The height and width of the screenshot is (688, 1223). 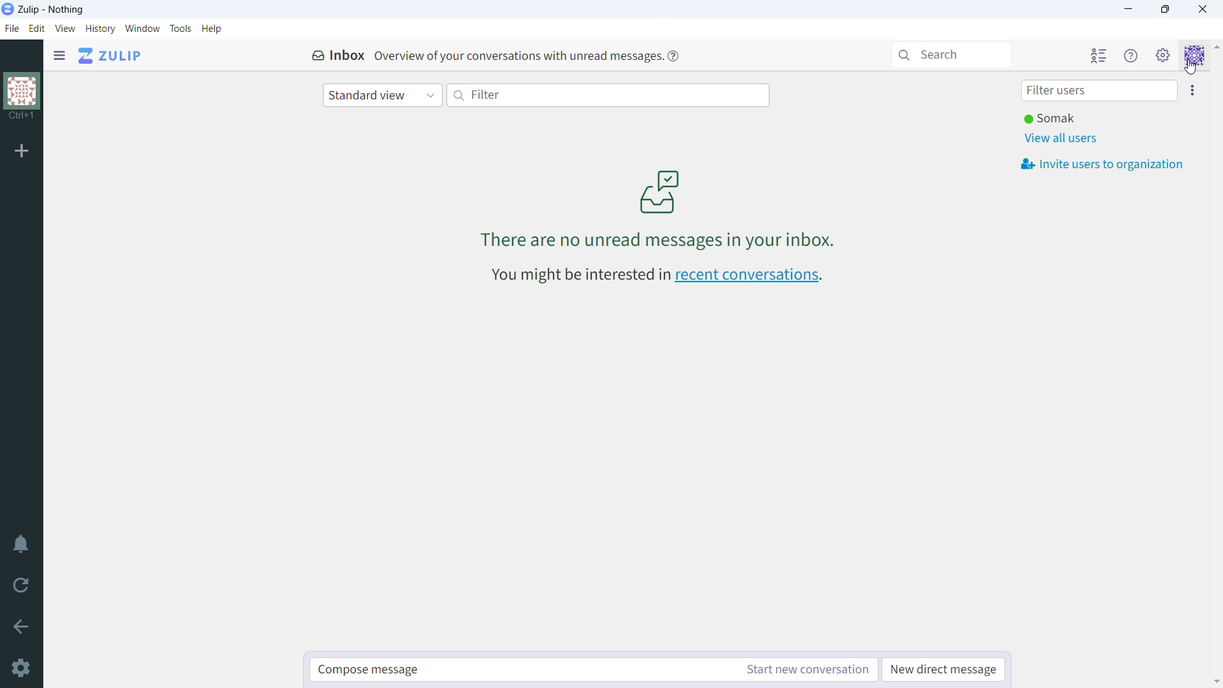 What do you see at coordinates (674, 57) in the screenshot?
I see `help` at bounding box center [674, 57].